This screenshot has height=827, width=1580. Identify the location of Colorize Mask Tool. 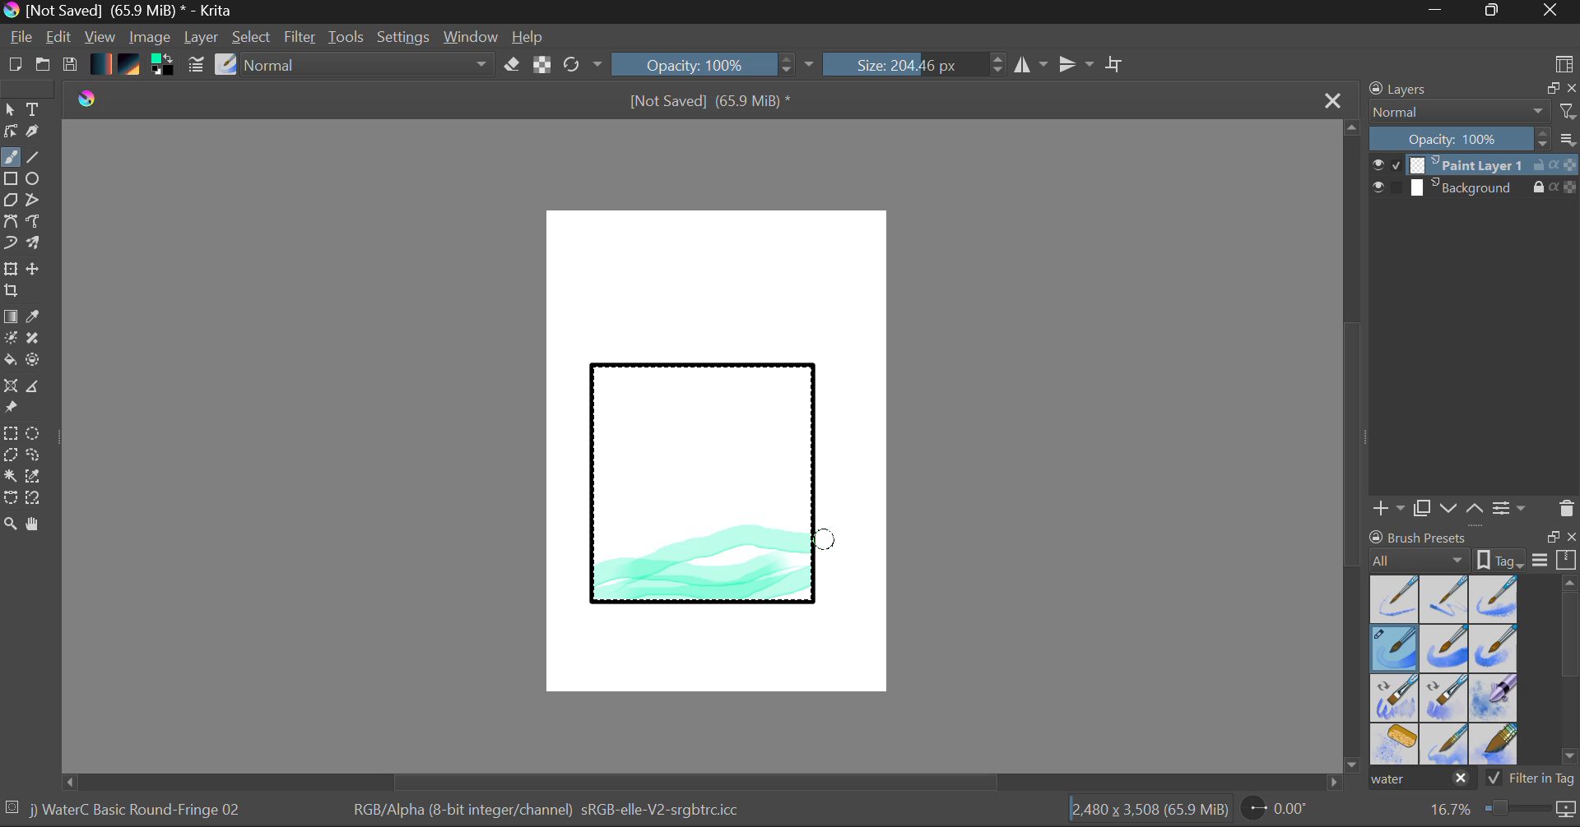
(12, 340).